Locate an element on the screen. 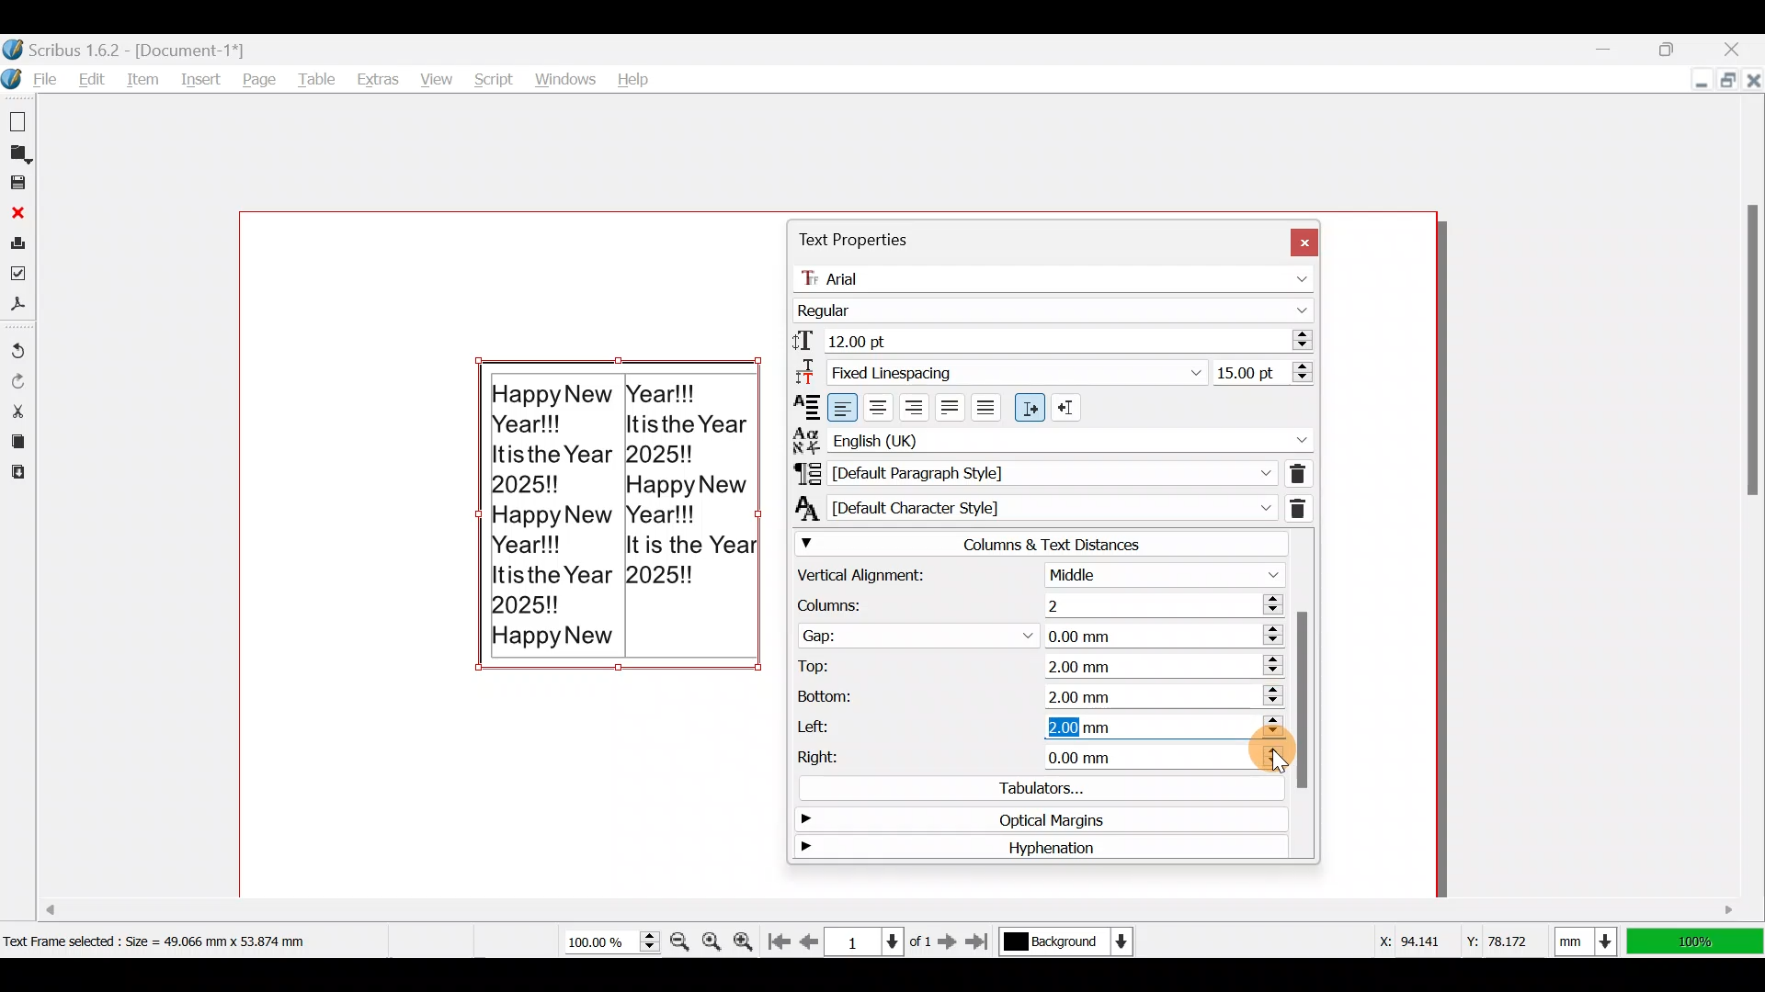  Paste is located at coordinates (17, 475).